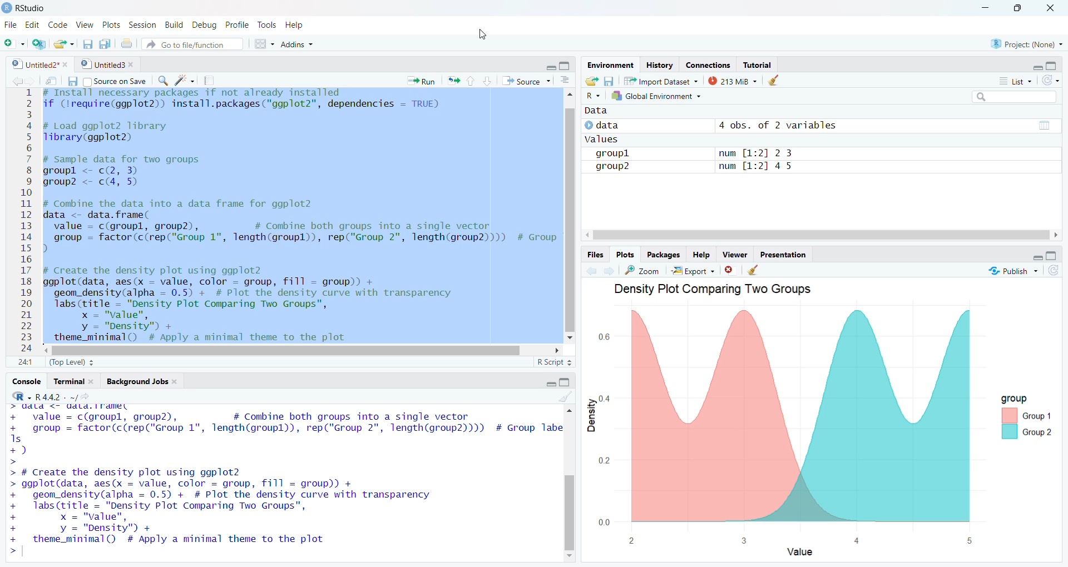  I want to click on CLEAR, so click(759, 271).